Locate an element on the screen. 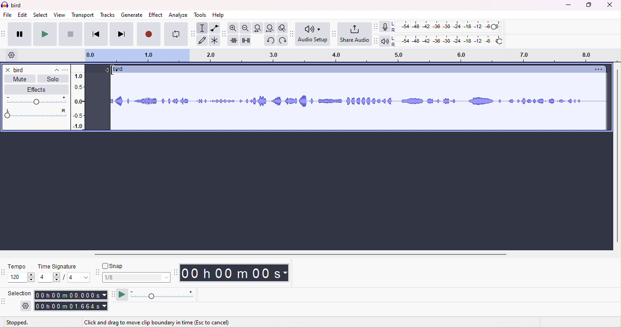  select is located at coordinates (41, 15).